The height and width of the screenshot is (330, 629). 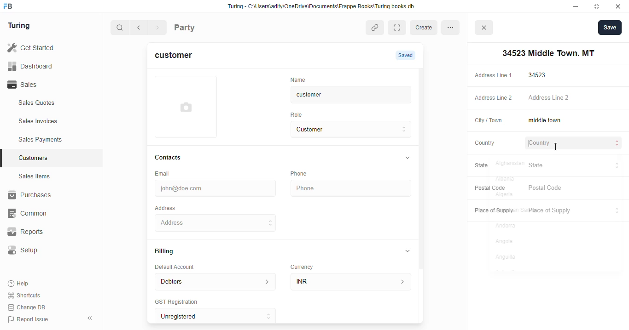 What do you see at coordinates (610, 27) in the screenshot?
I see `Save` at bounding box center [610, 27].